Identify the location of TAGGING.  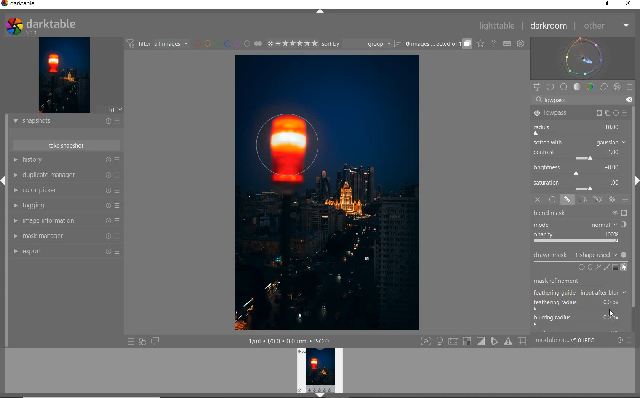
(66, 206).